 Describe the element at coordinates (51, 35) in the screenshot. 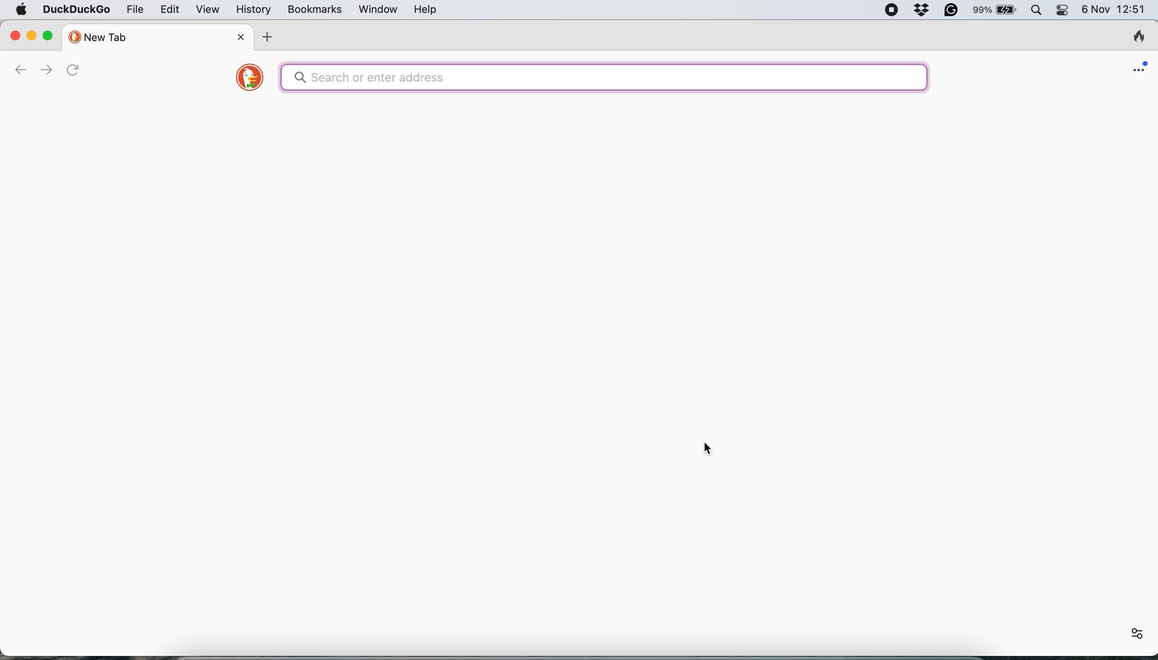

I see `maximize` at that location.